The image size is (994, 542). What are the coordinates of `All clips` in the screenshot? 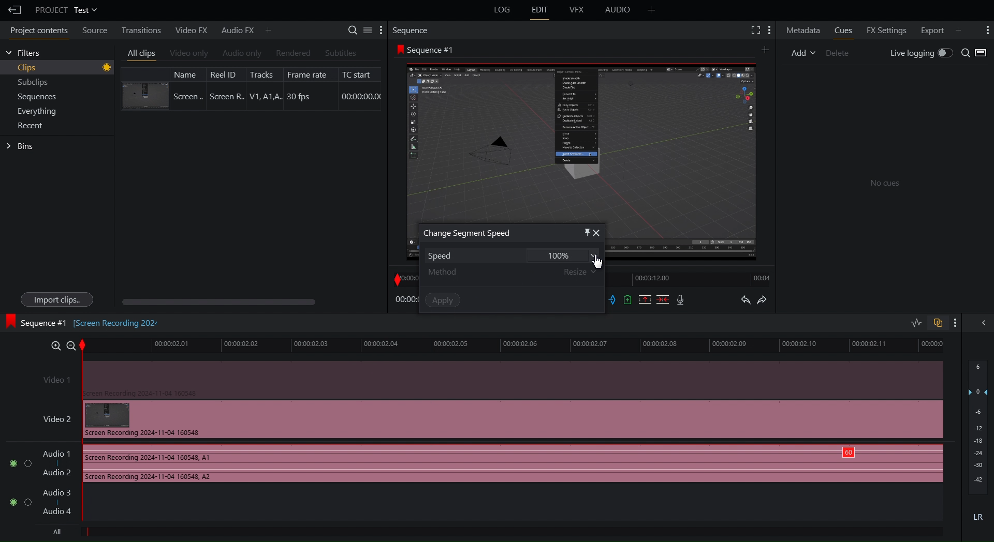 It's located at (142, 54).